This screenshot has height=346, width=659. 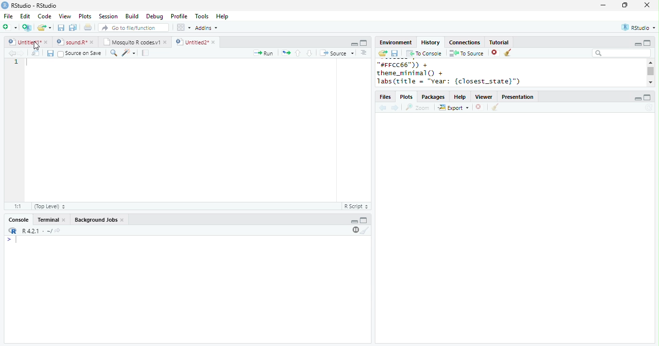 I want to click on run, so click(x=263, y=53).